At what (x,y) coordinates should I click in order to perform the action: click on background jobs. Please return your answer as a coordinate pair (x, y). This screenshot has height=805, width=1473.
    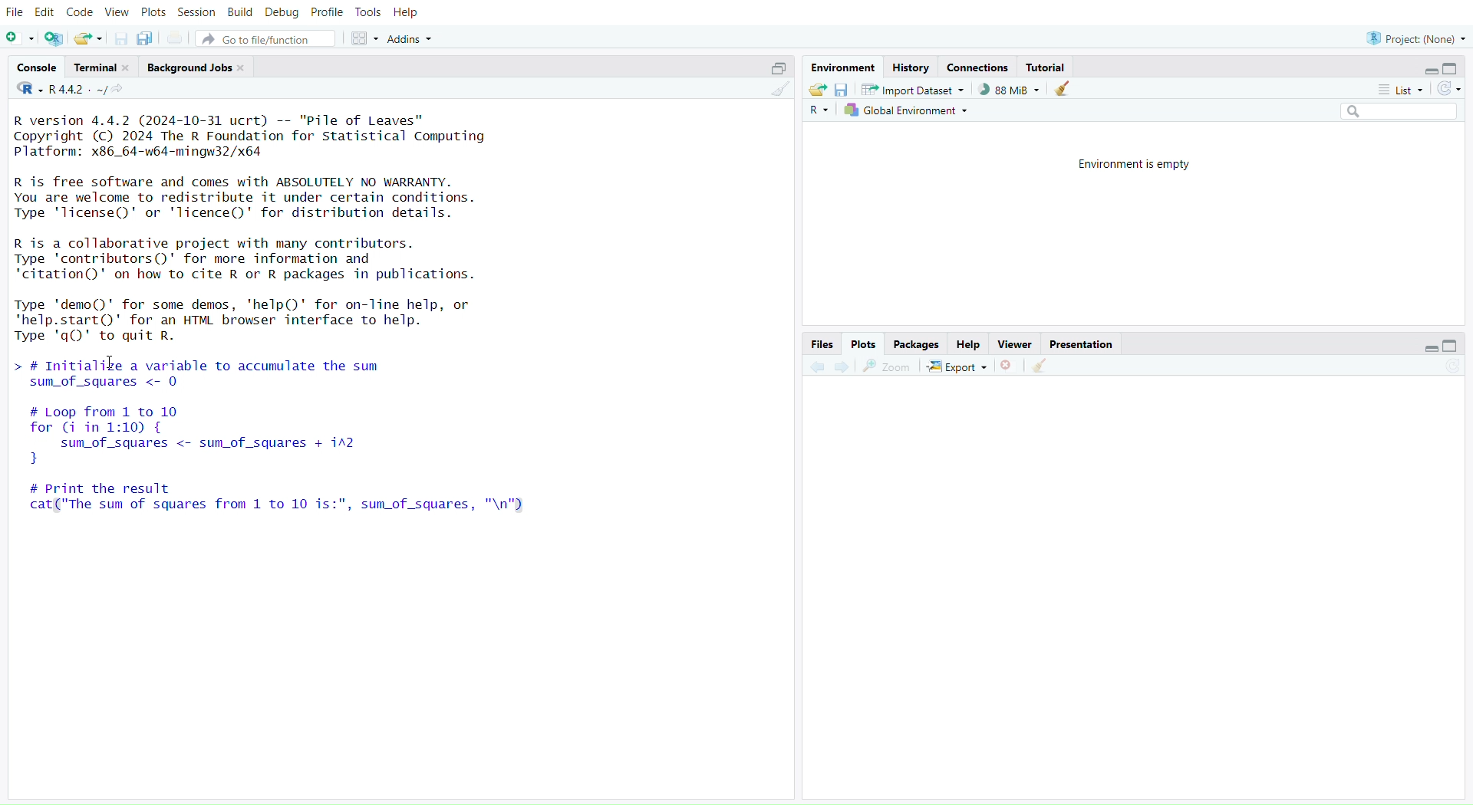
    Looking at the image, I should click on (199, 67).